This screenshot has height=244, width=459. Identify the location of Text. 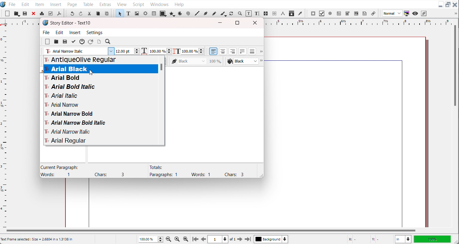
(87, 171).